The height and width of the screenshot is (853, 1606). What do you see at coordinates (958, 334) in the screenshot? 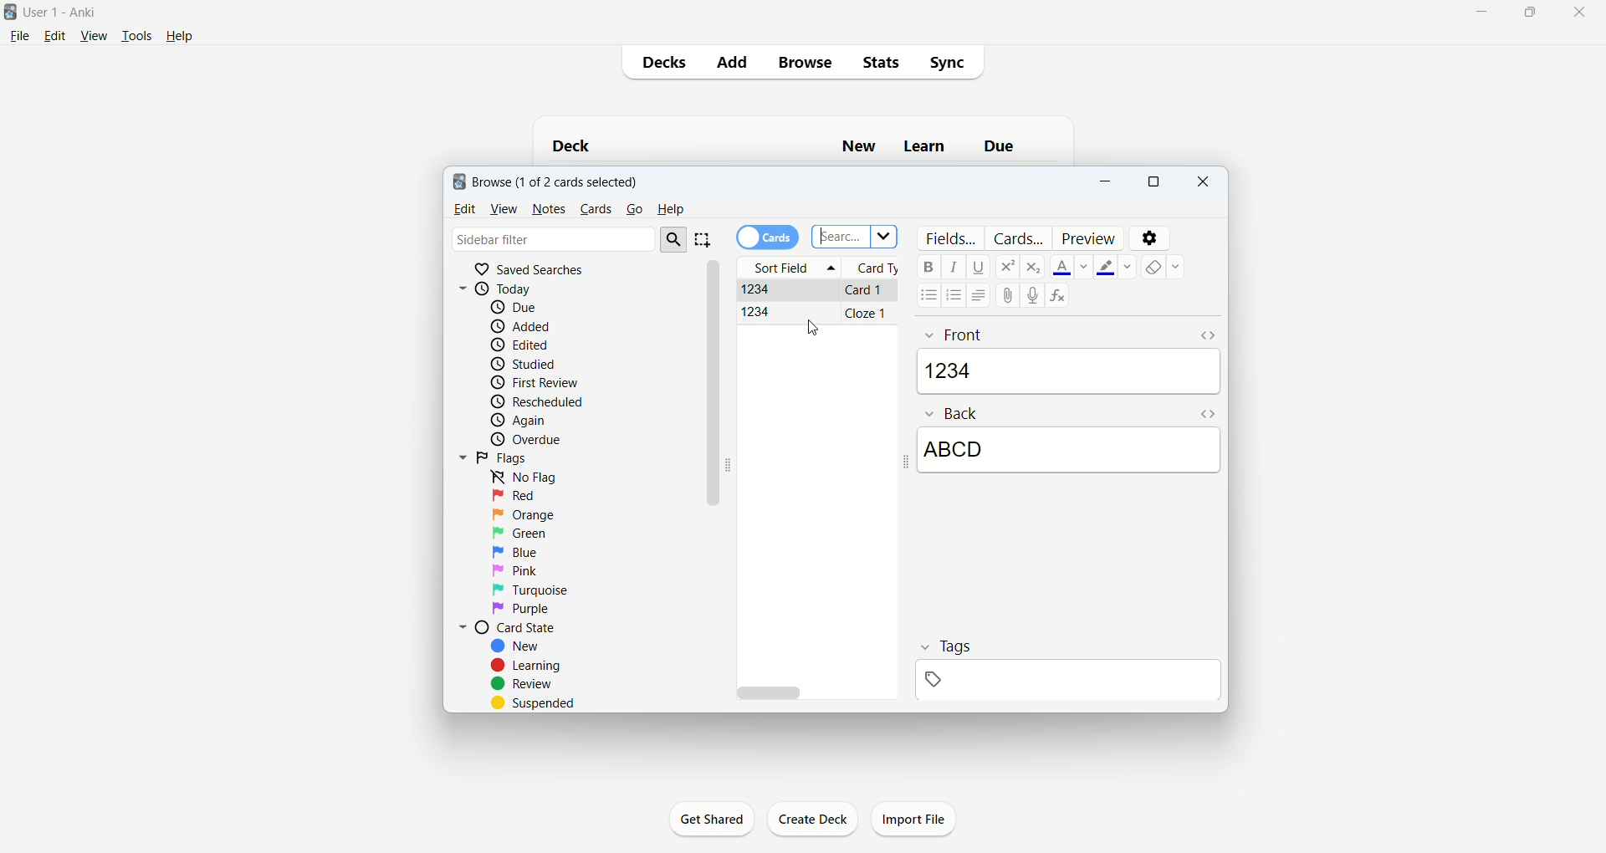
I see `Front` at bounding box center [958, 334].